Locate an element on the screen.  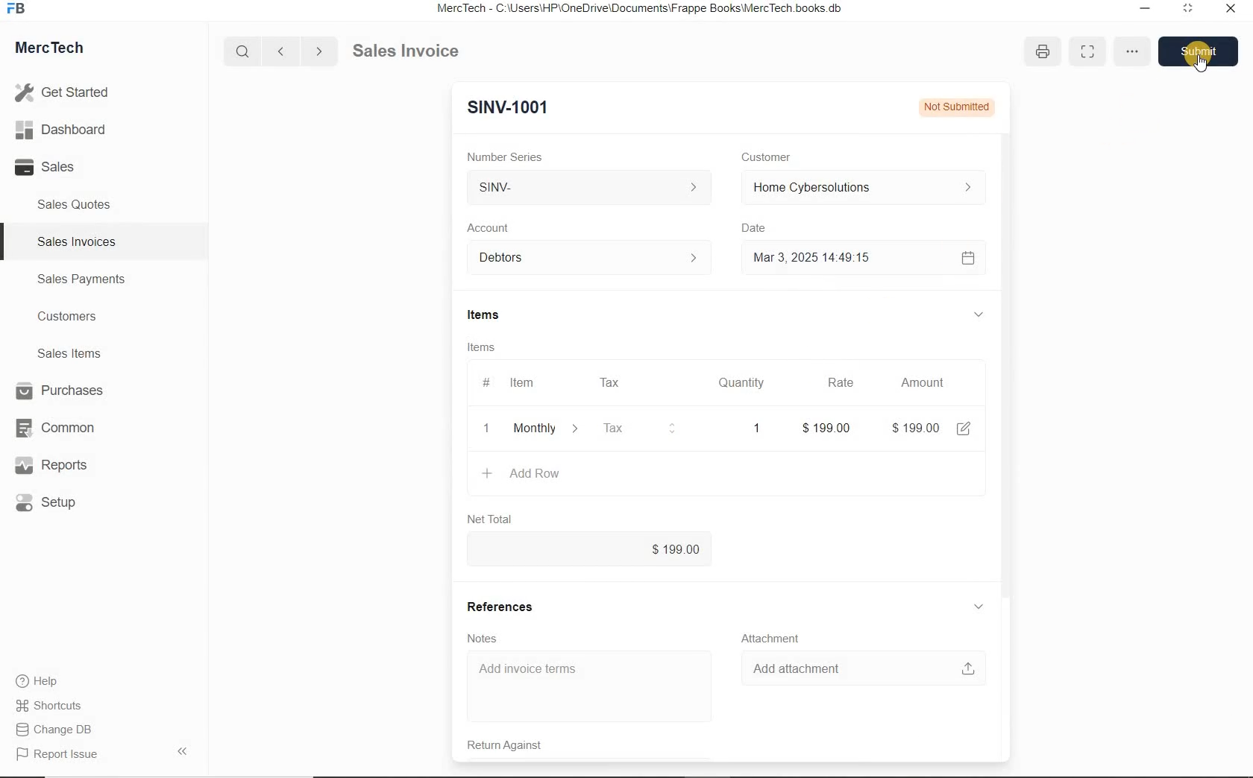
$0.00 is located at coordinates (589, 550).